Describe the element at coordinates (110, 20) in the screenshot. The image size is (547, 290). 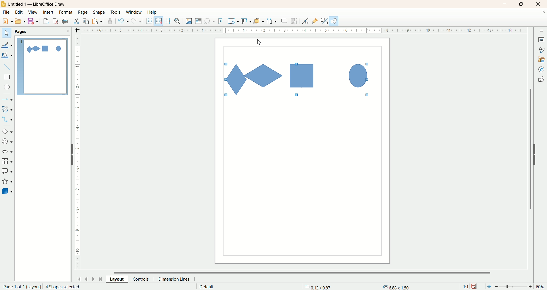
I see `clone formatting` at that location.